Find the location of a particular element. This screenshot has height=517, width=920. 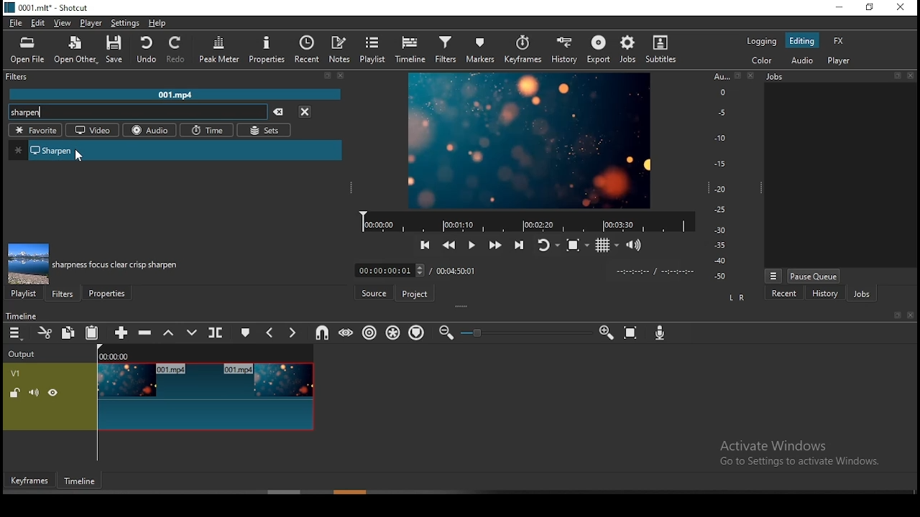

save is located at coordinates (119, 52).